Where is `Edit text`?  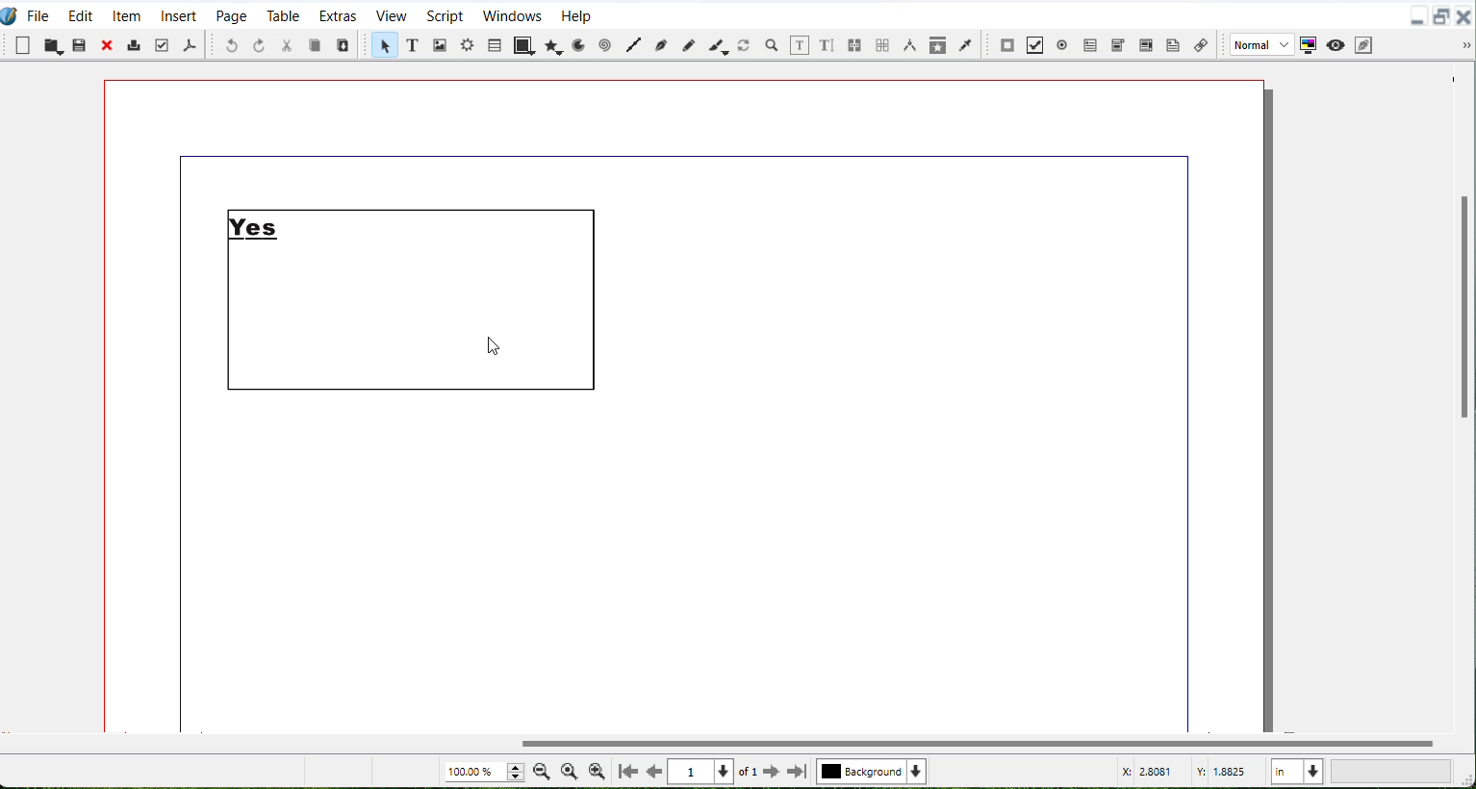
Edit text is located at coordinates (828, 44).